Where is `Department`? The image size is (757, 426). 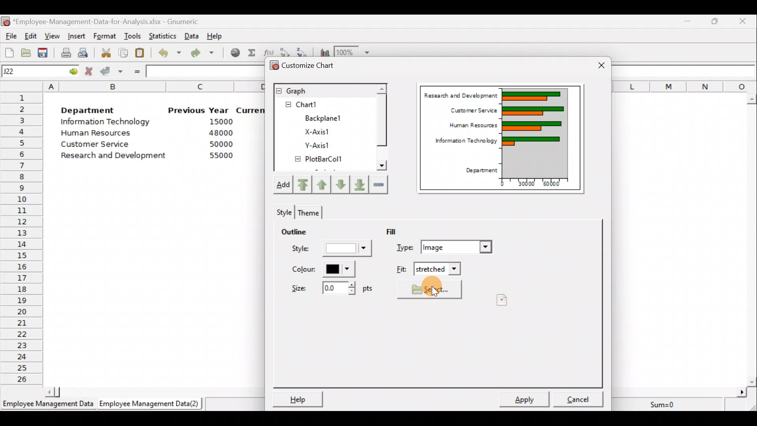 Department is located at coordinates (94, 110).